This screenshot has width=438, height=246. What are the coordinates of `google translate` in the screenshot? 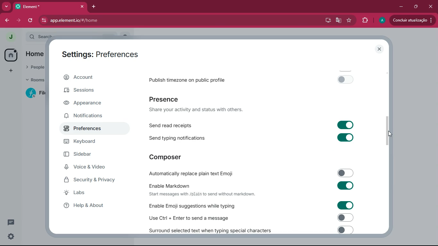 It's located at (339, 21).